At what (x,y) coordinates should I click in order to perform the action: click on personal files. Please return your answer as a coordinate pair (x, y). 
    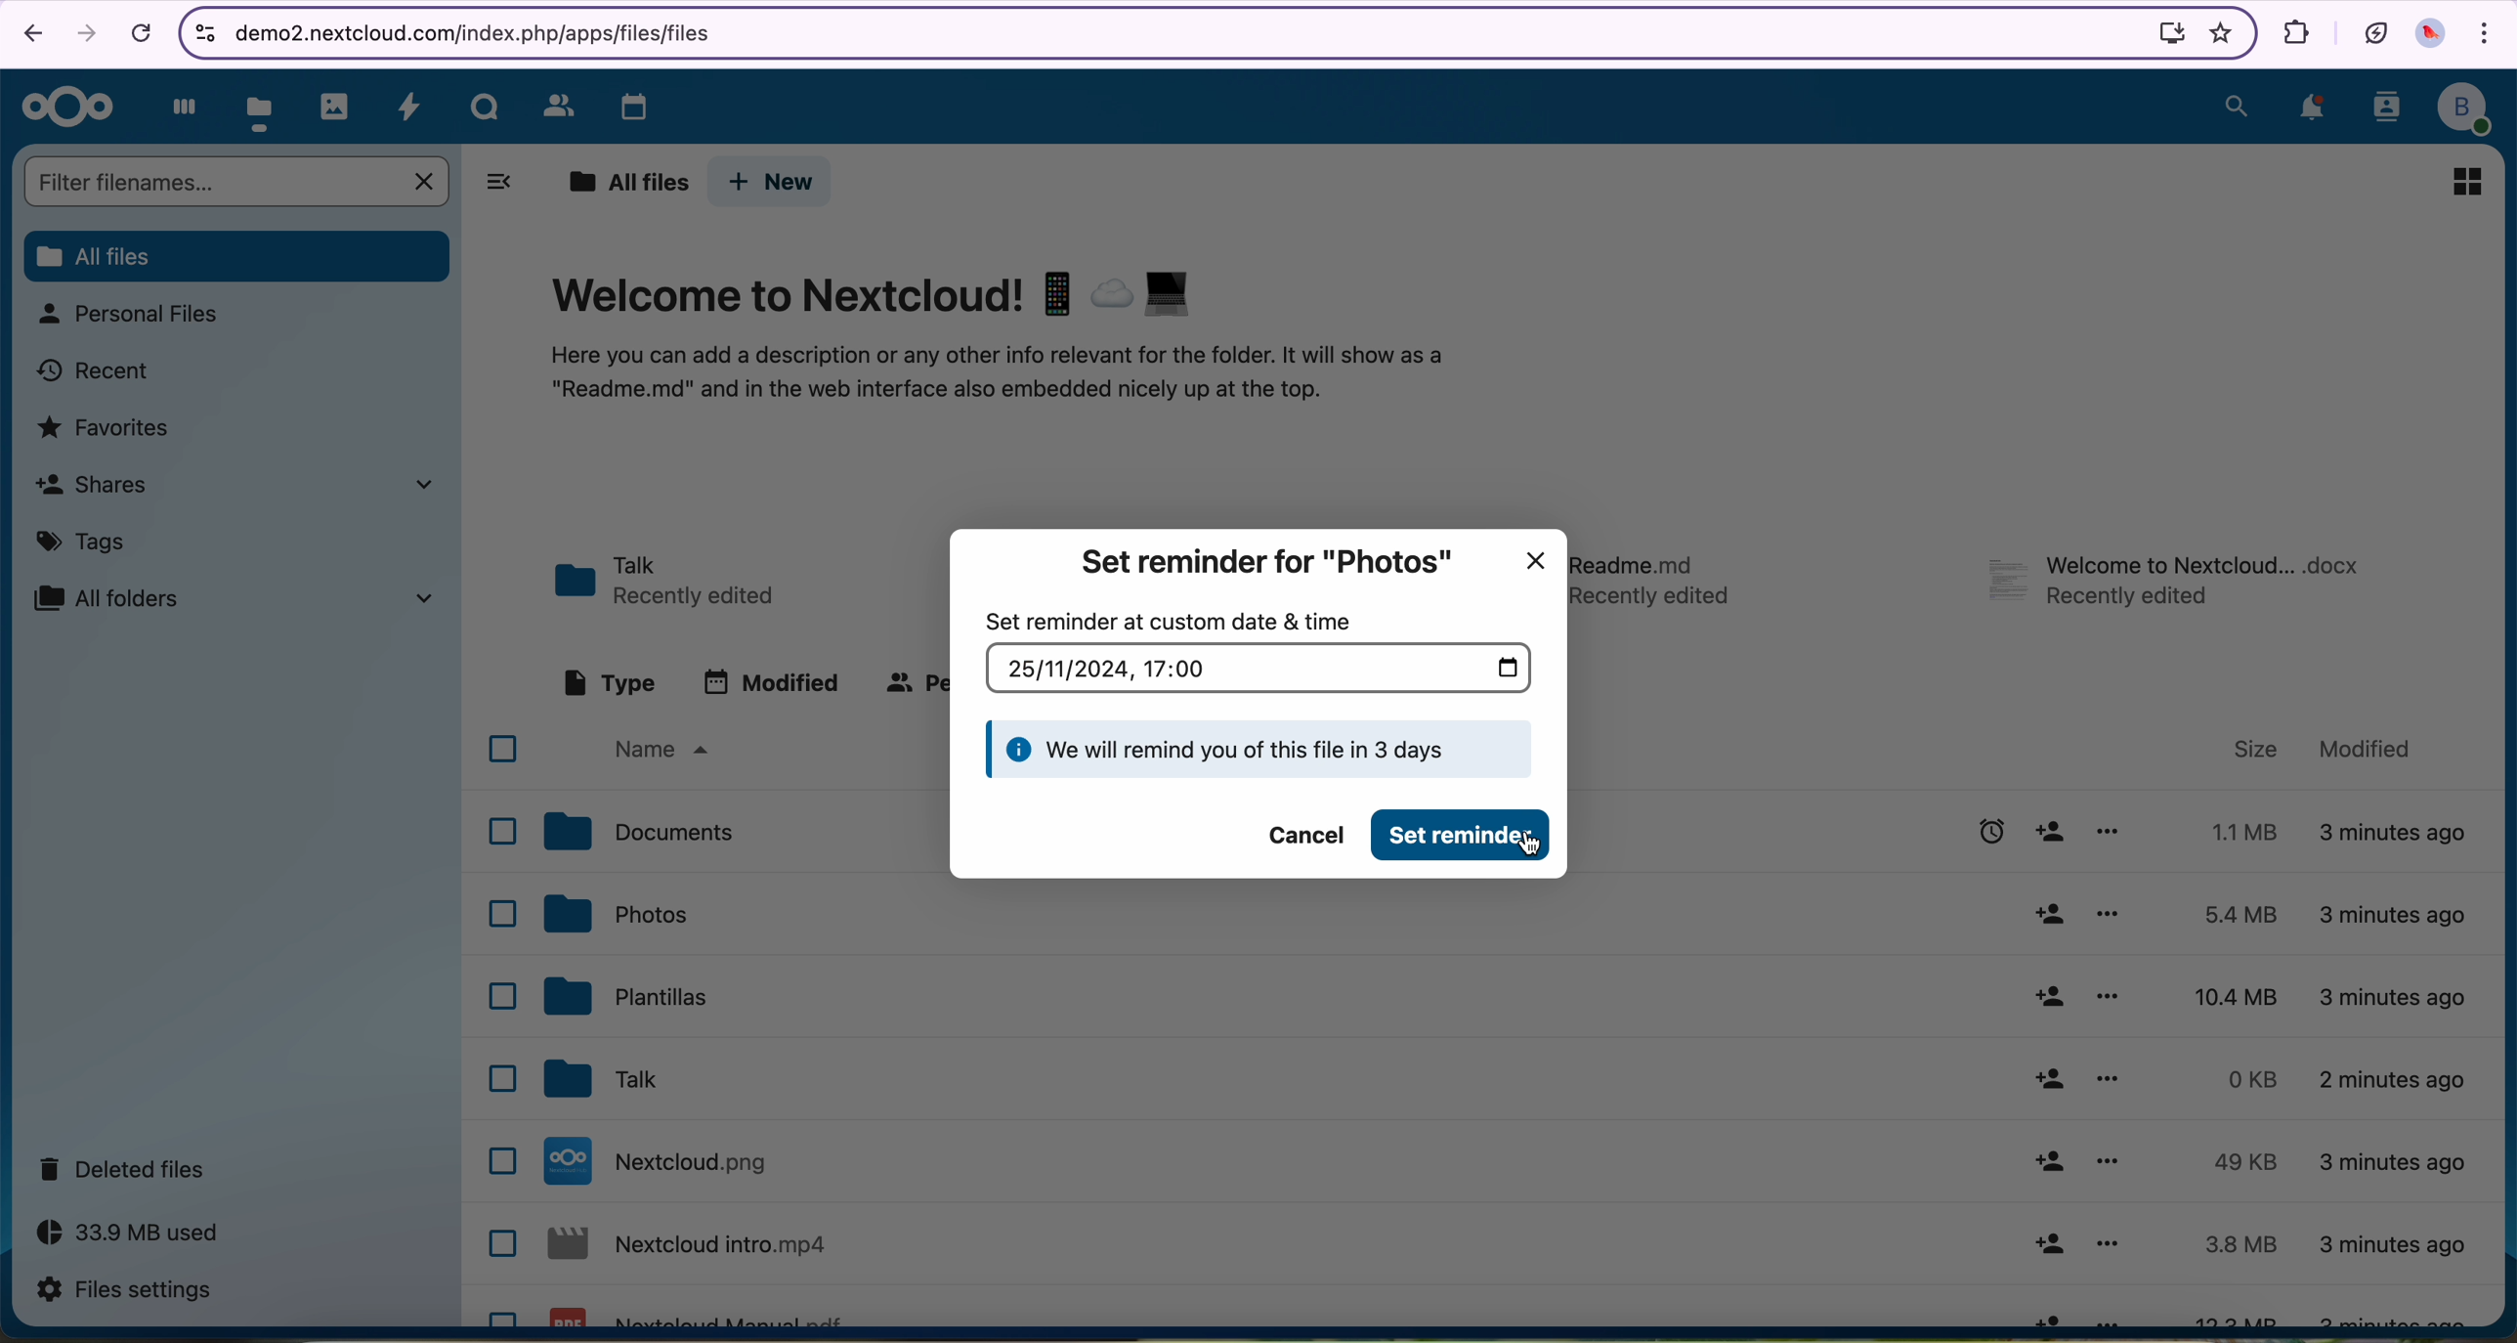
    Looking at the image, I should click on (137, 317).